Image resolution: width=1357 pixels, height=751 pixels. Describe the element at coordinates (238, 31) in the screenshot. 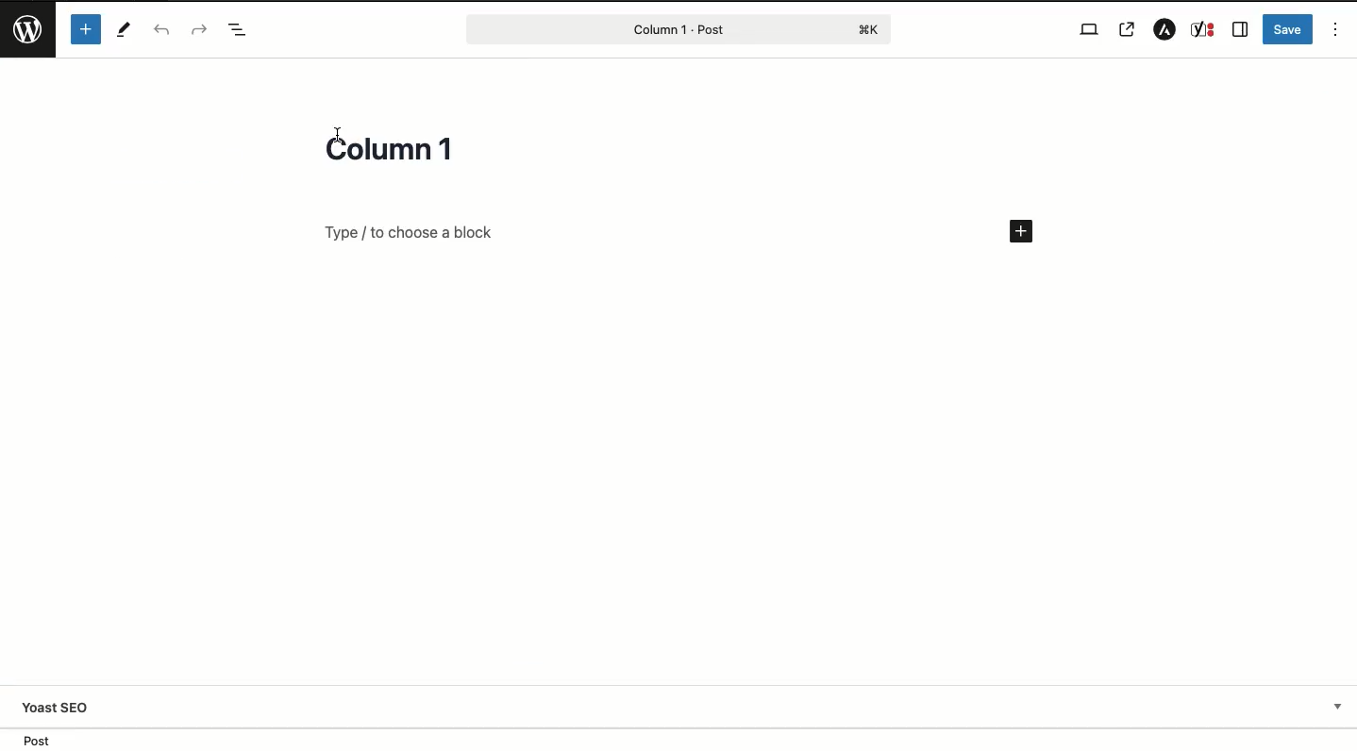

I see `Document overview` at that location.